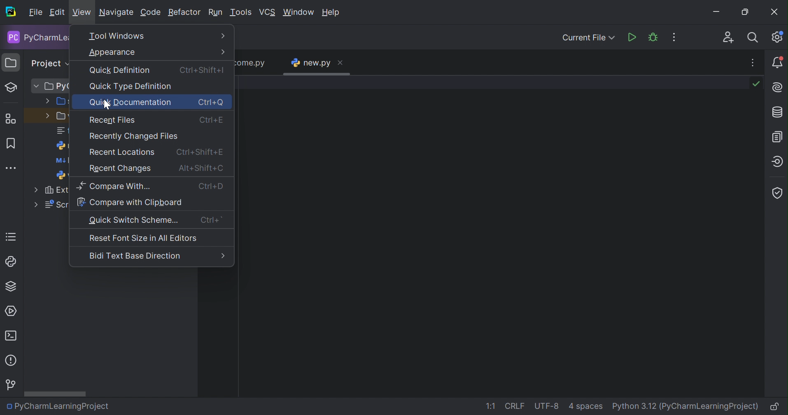 Image resolution: width=788 pixels, height=415 pixels. What do you see at coordinates (184, 13) in the screenshot?
I see `Refactor` at bounding box center [184, 13].